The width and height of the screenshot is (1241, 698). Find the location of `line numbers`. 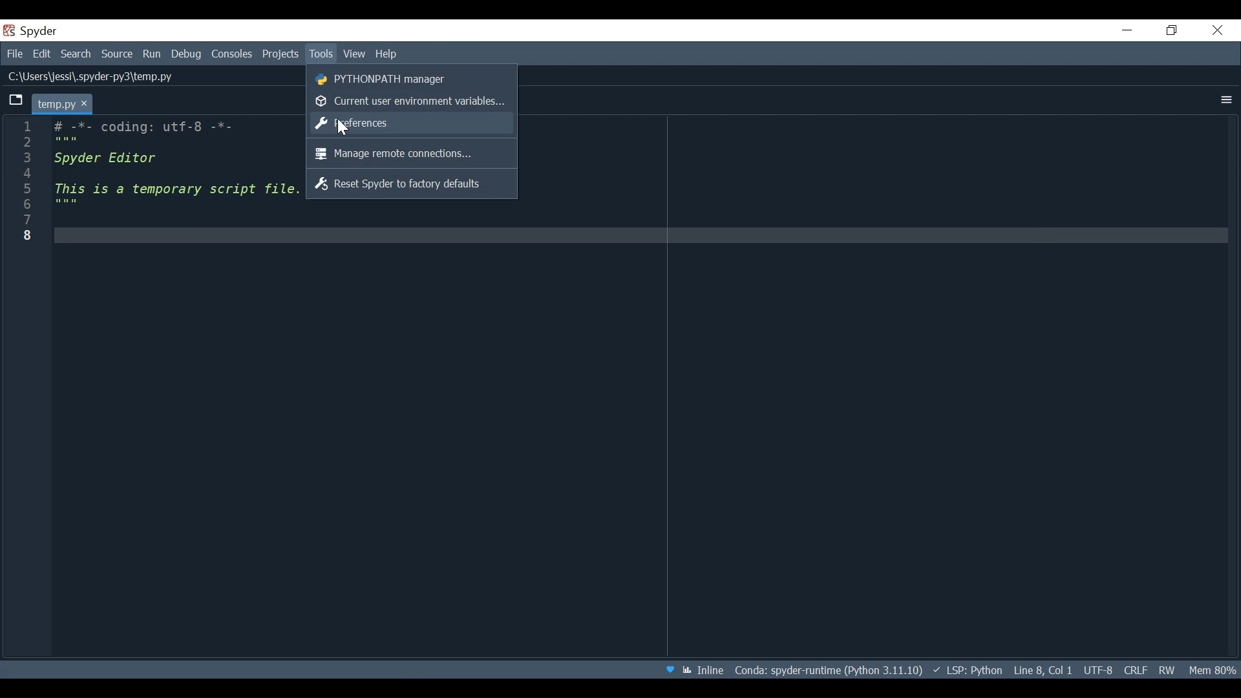

line numbers is located at coordinates (25, 184).